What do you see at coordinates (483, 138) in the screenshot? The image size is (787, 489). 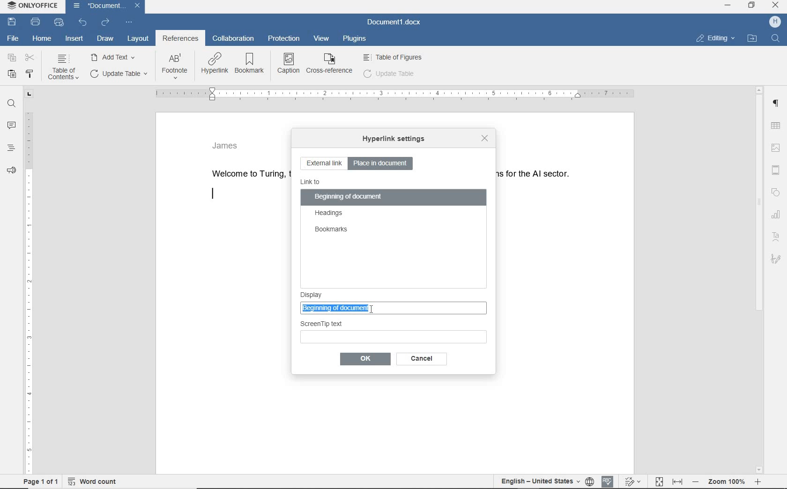 I see `close` at bounding box center [483, 138].